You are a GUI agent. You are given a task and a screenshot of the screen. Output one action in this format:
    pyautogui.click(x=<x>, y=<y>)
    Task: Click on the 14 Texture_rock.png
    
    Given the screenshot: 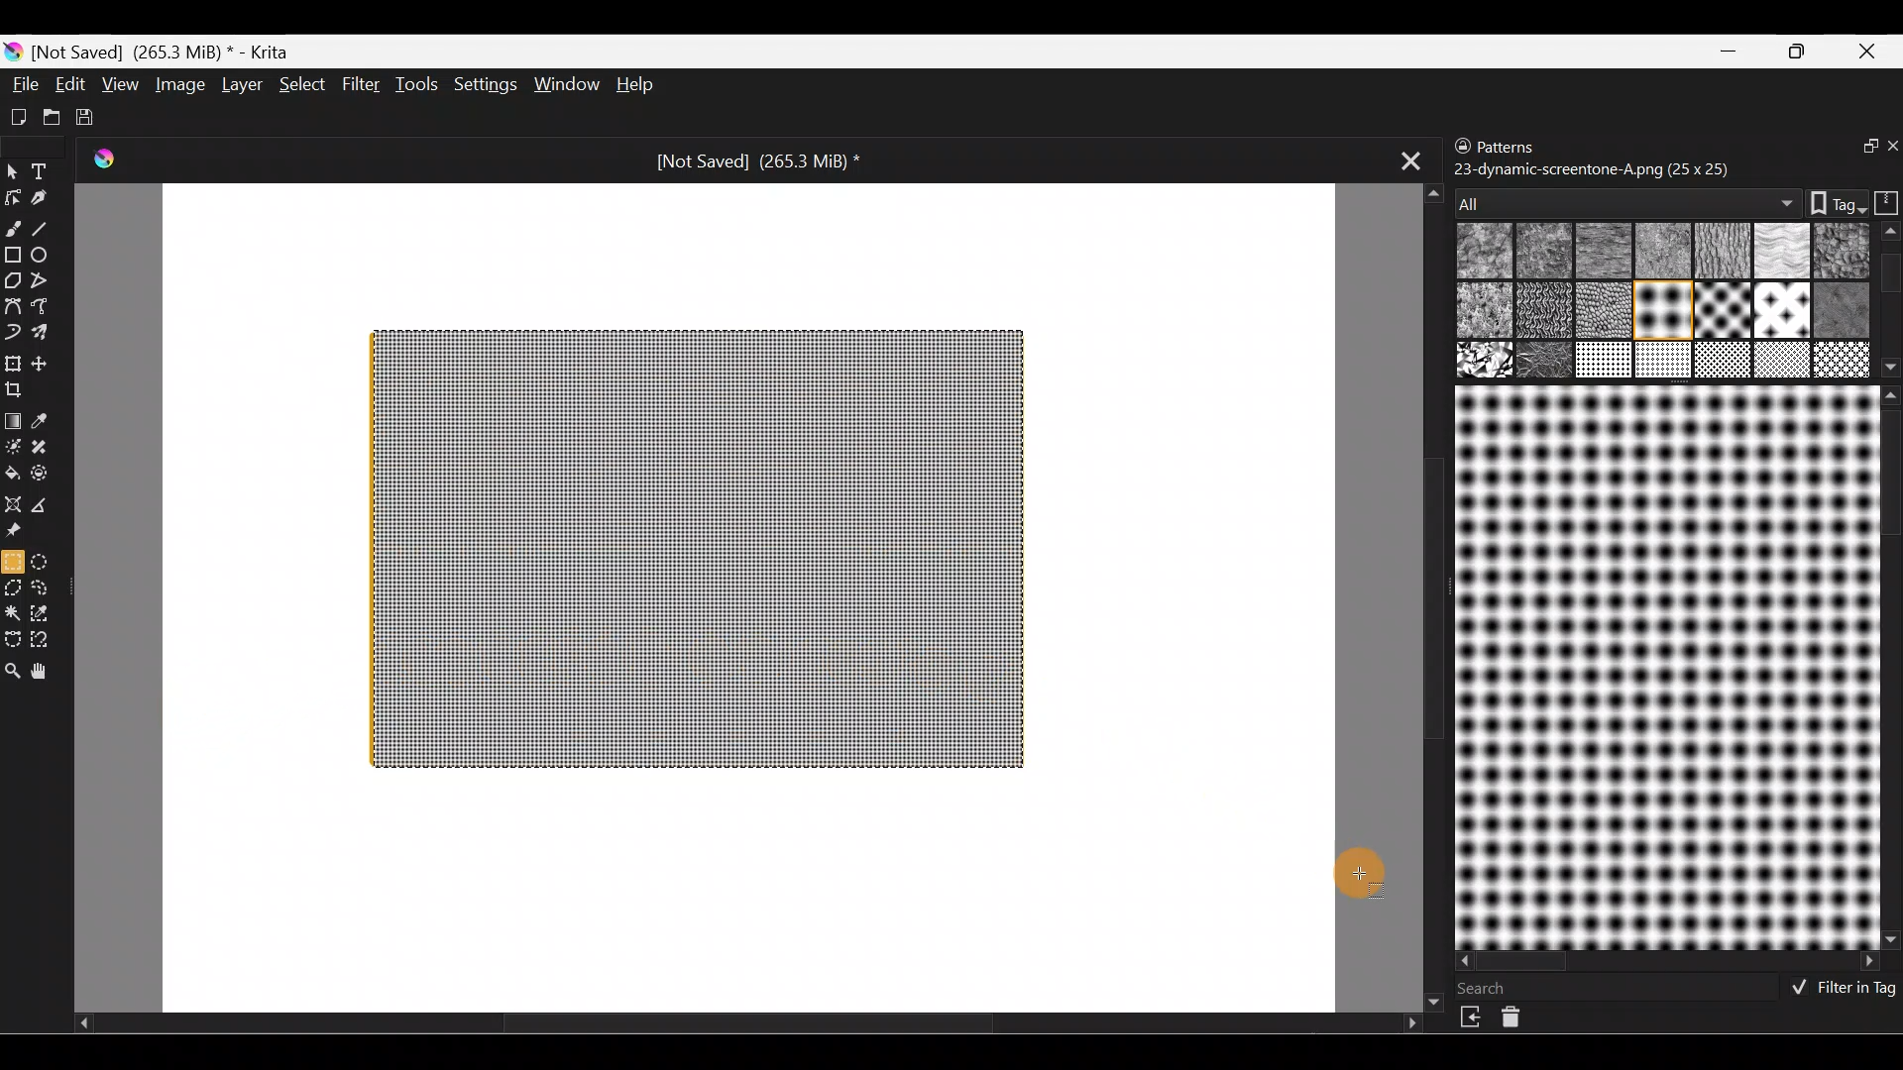 What is the action you would take?
    pyautogui.click(x=1487, y=362)
    